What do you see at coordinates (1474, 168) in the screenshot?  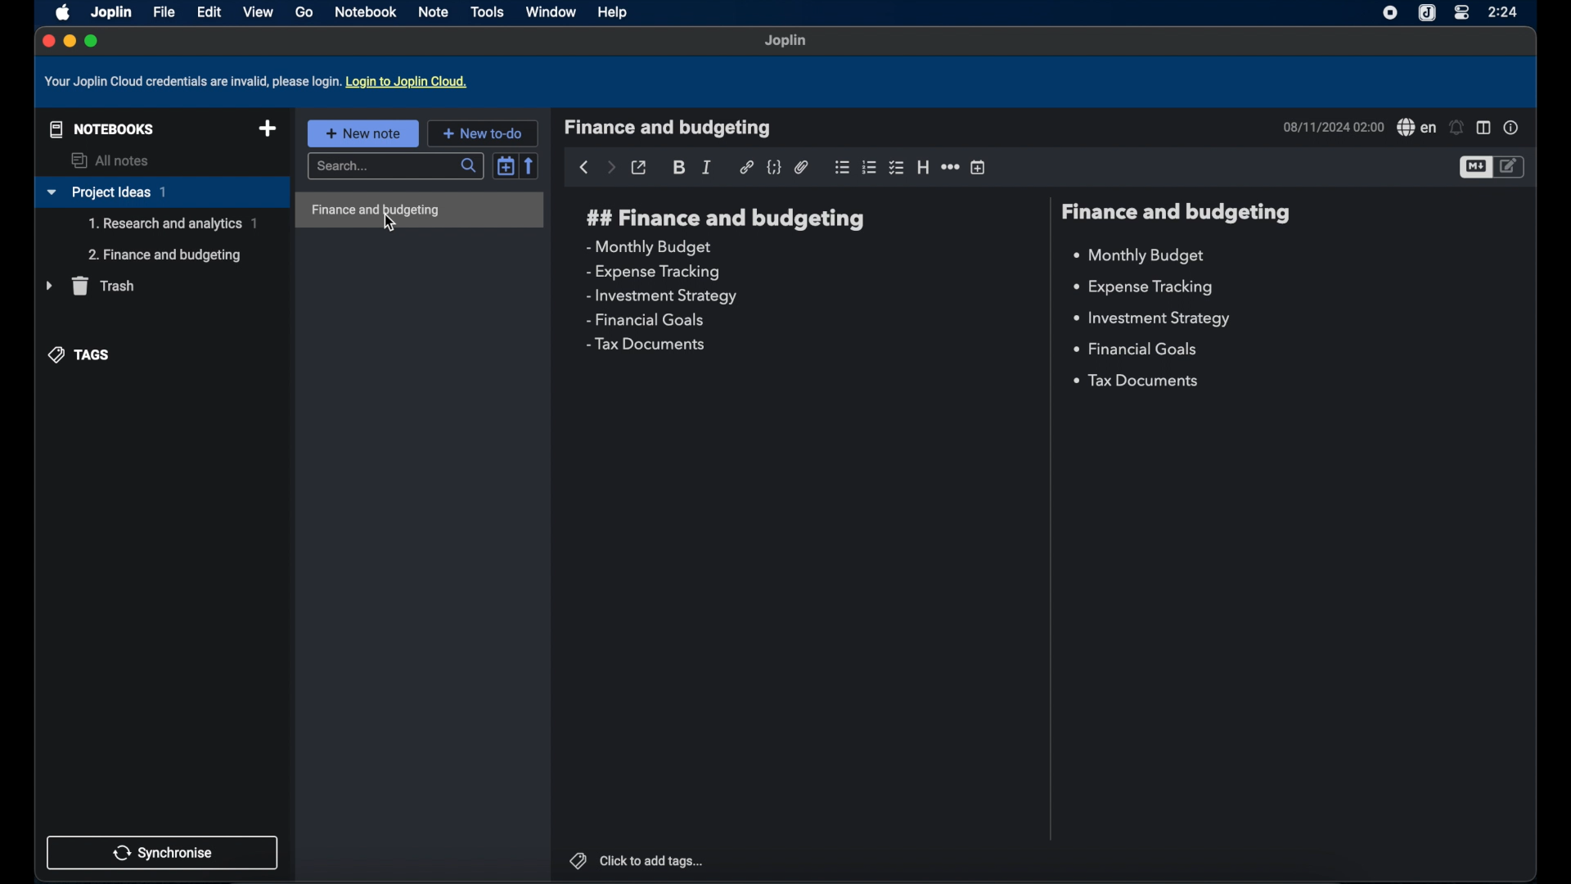 I see `toggle editor` at bounding box center [1474, 168].